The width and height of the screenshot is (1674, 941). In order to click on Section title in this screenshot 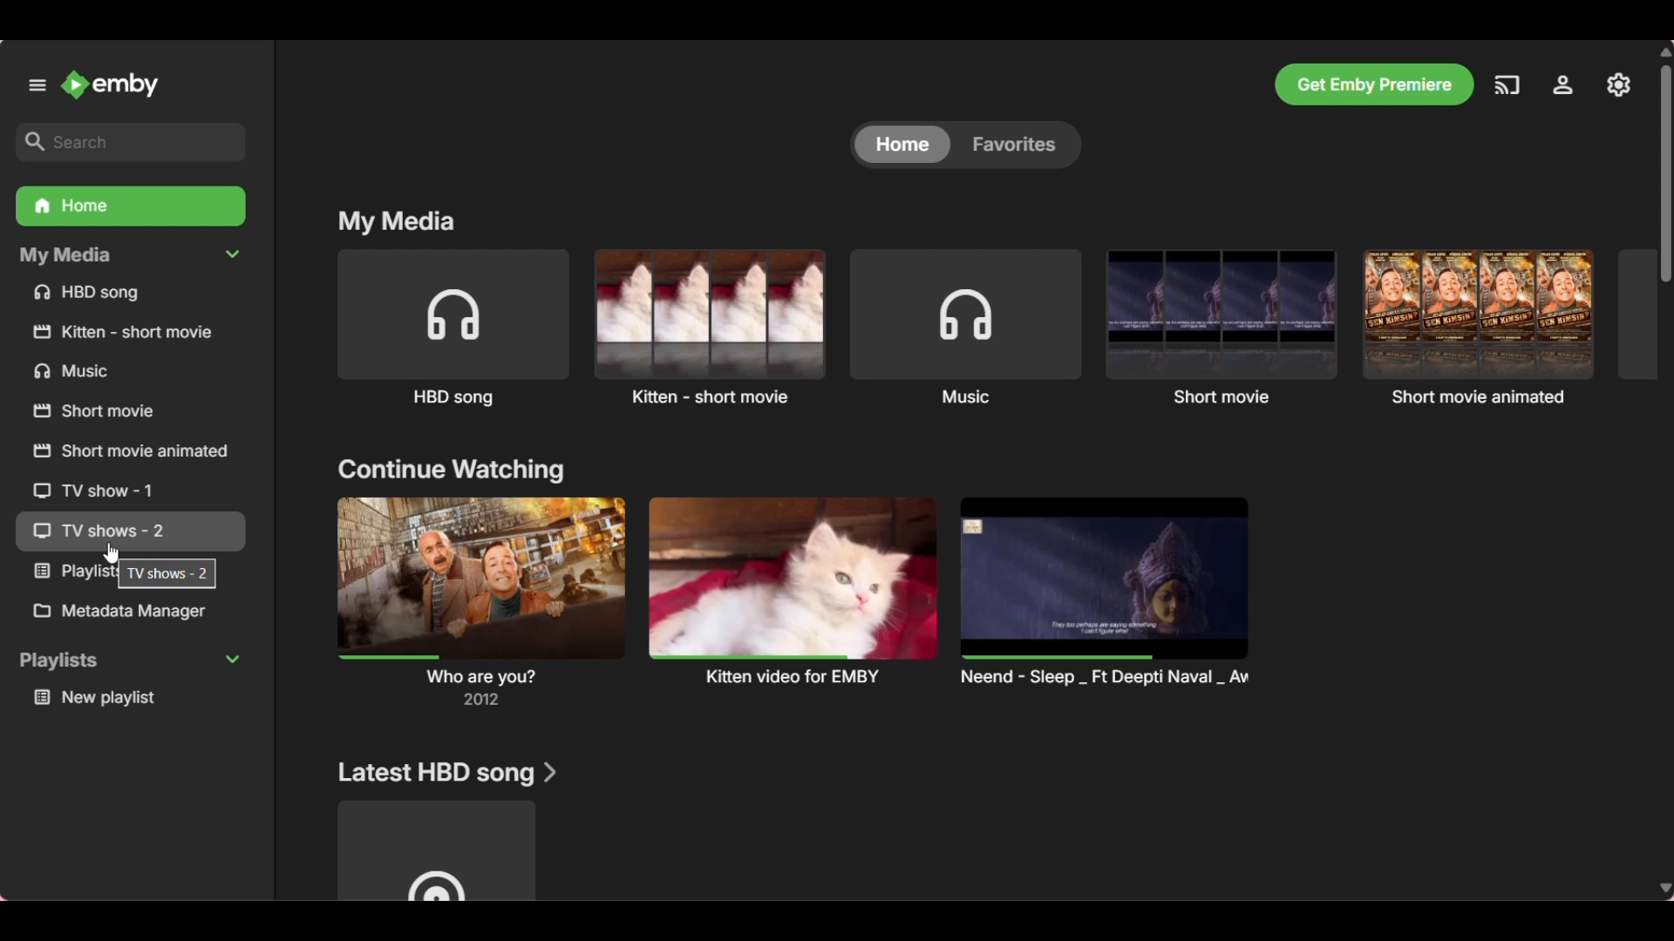, I will do `click(450, 471)`.